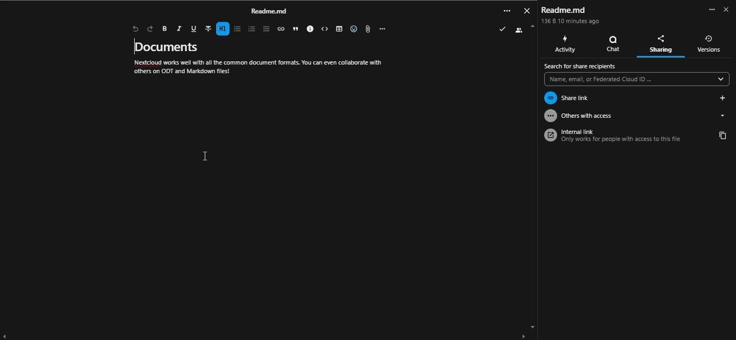 The height and width of the screenshot is (340, 736). I want to click on Search for share recipients, so click(581, 66).